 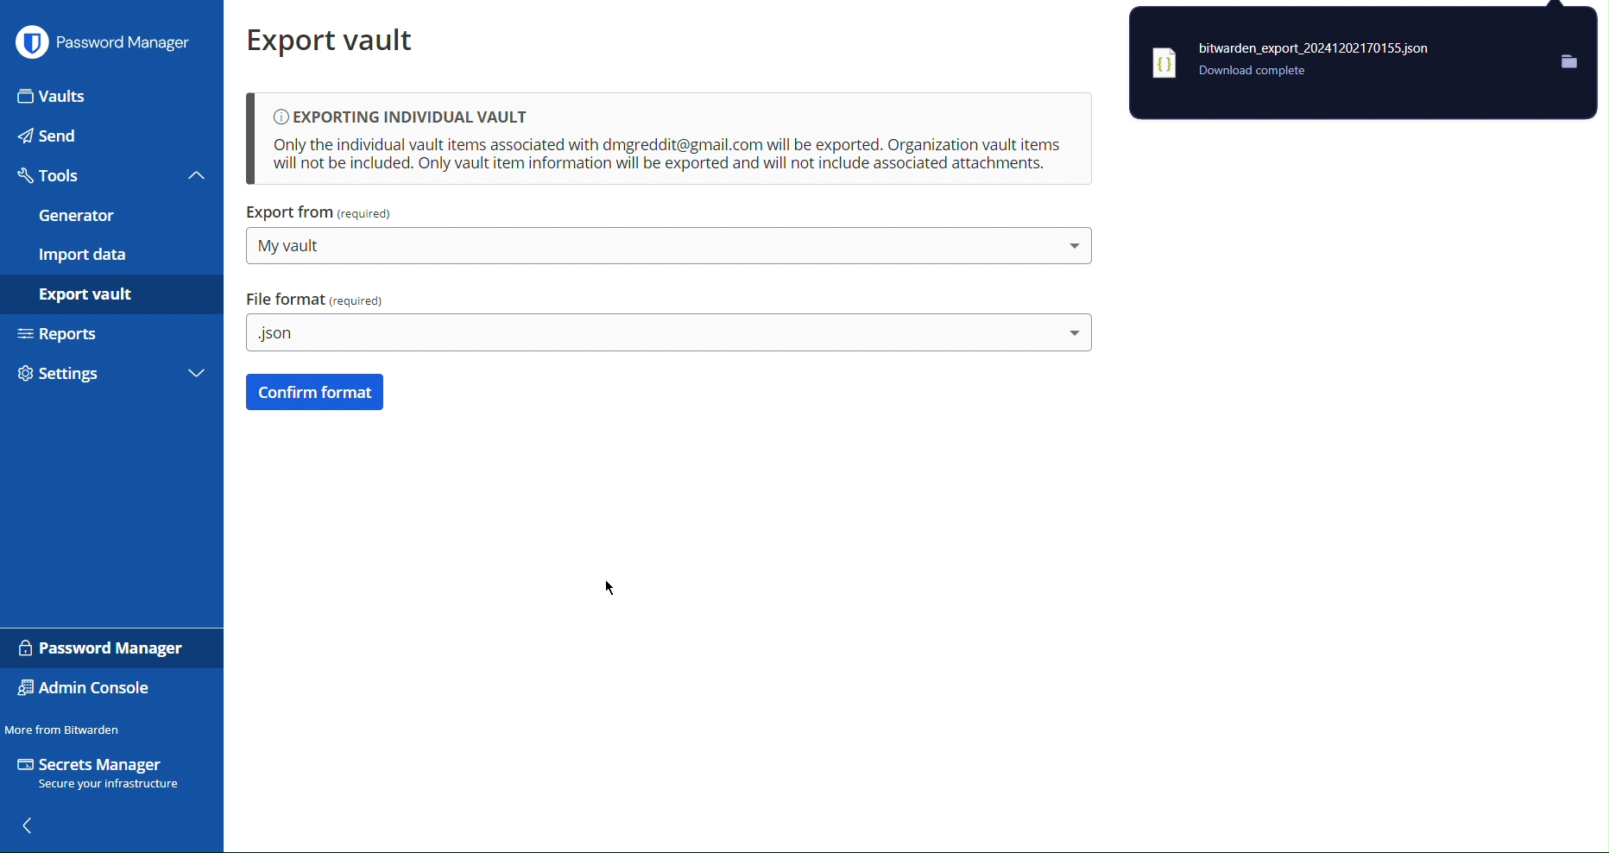 I want to click on File format (.json), so click(x=319, y=298).